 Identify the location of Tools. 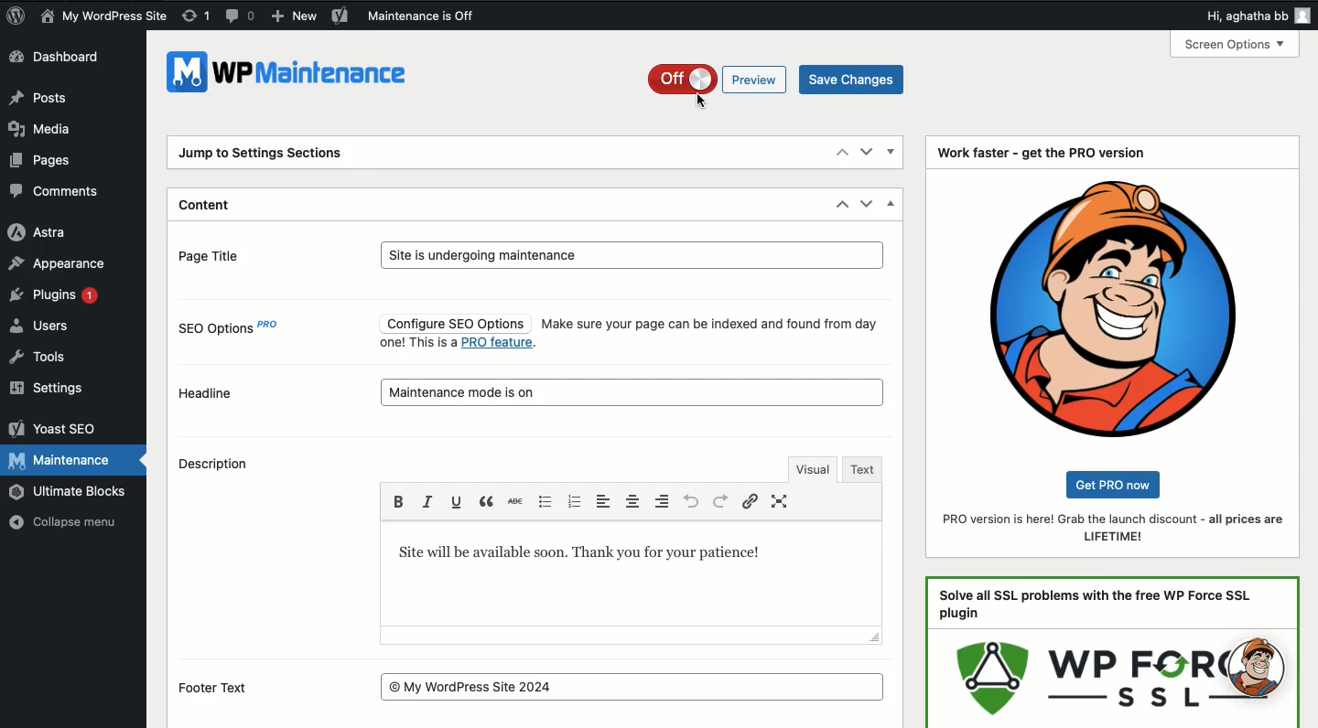
(38, 359).